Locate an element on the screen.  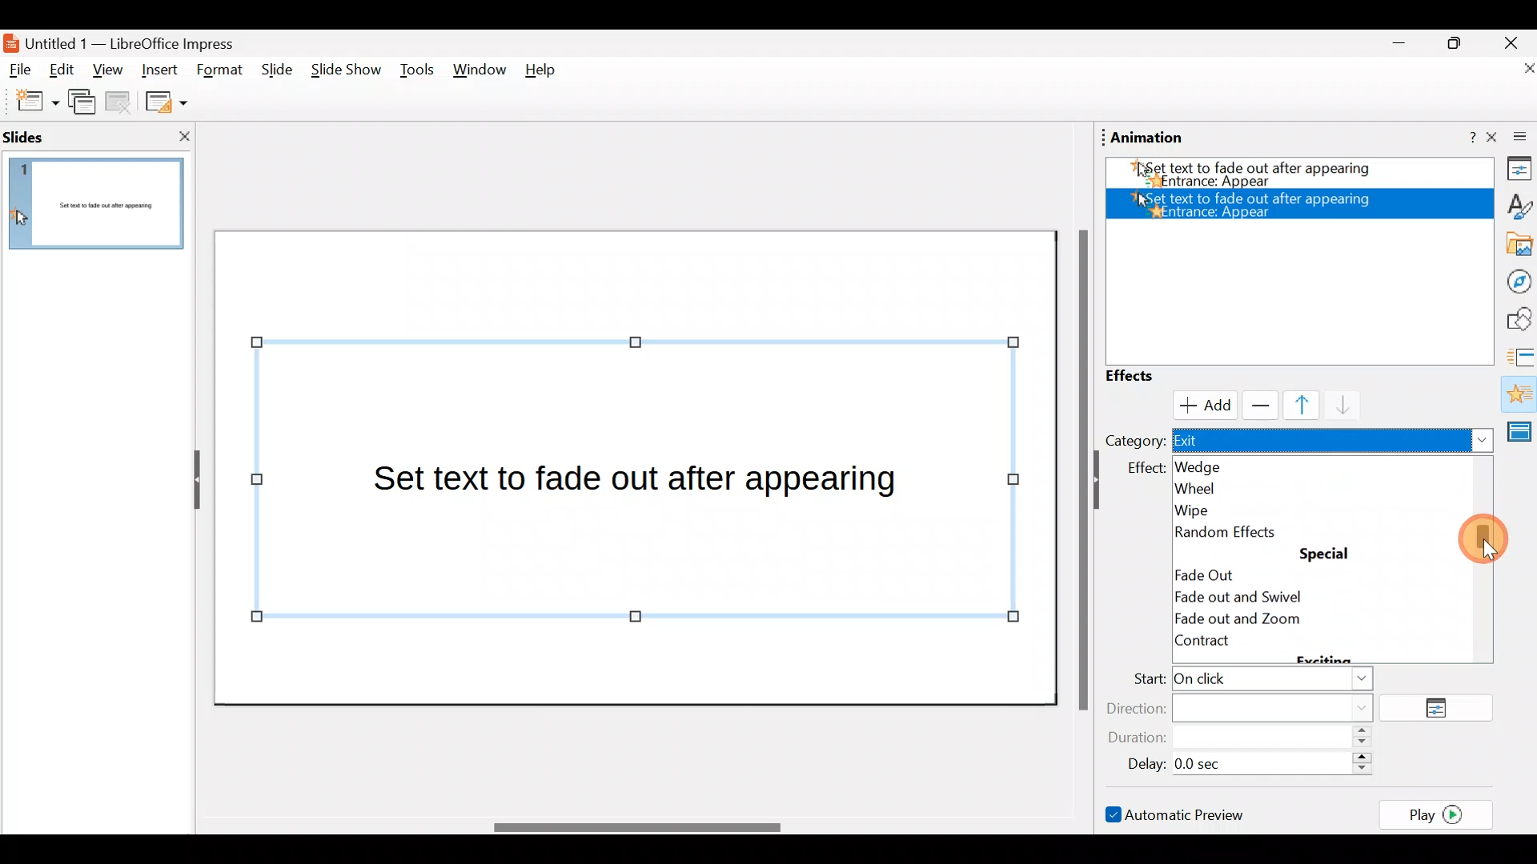
Random effects is located at coordinates (1234, 532).